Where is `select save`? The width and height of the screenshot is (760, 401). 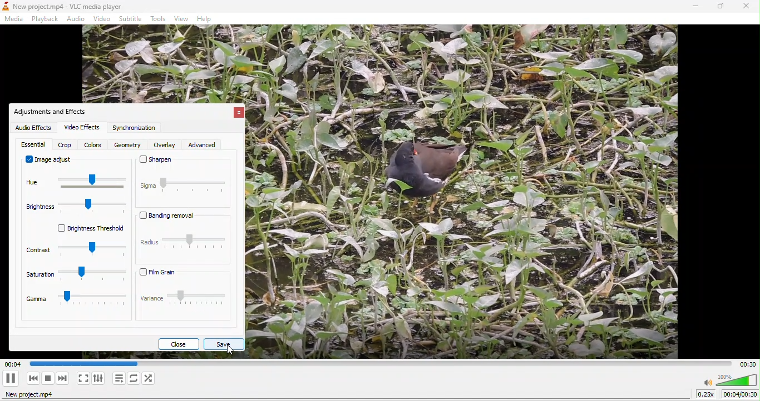
select save is located at coordinates (224, 344).